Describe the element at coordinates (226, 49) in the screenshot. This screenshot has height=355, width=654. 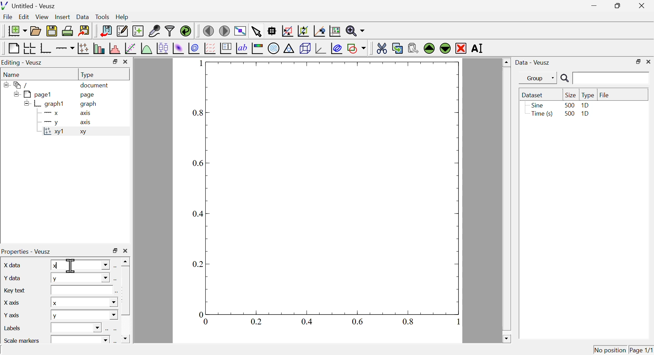
I see `plot key` at that location.